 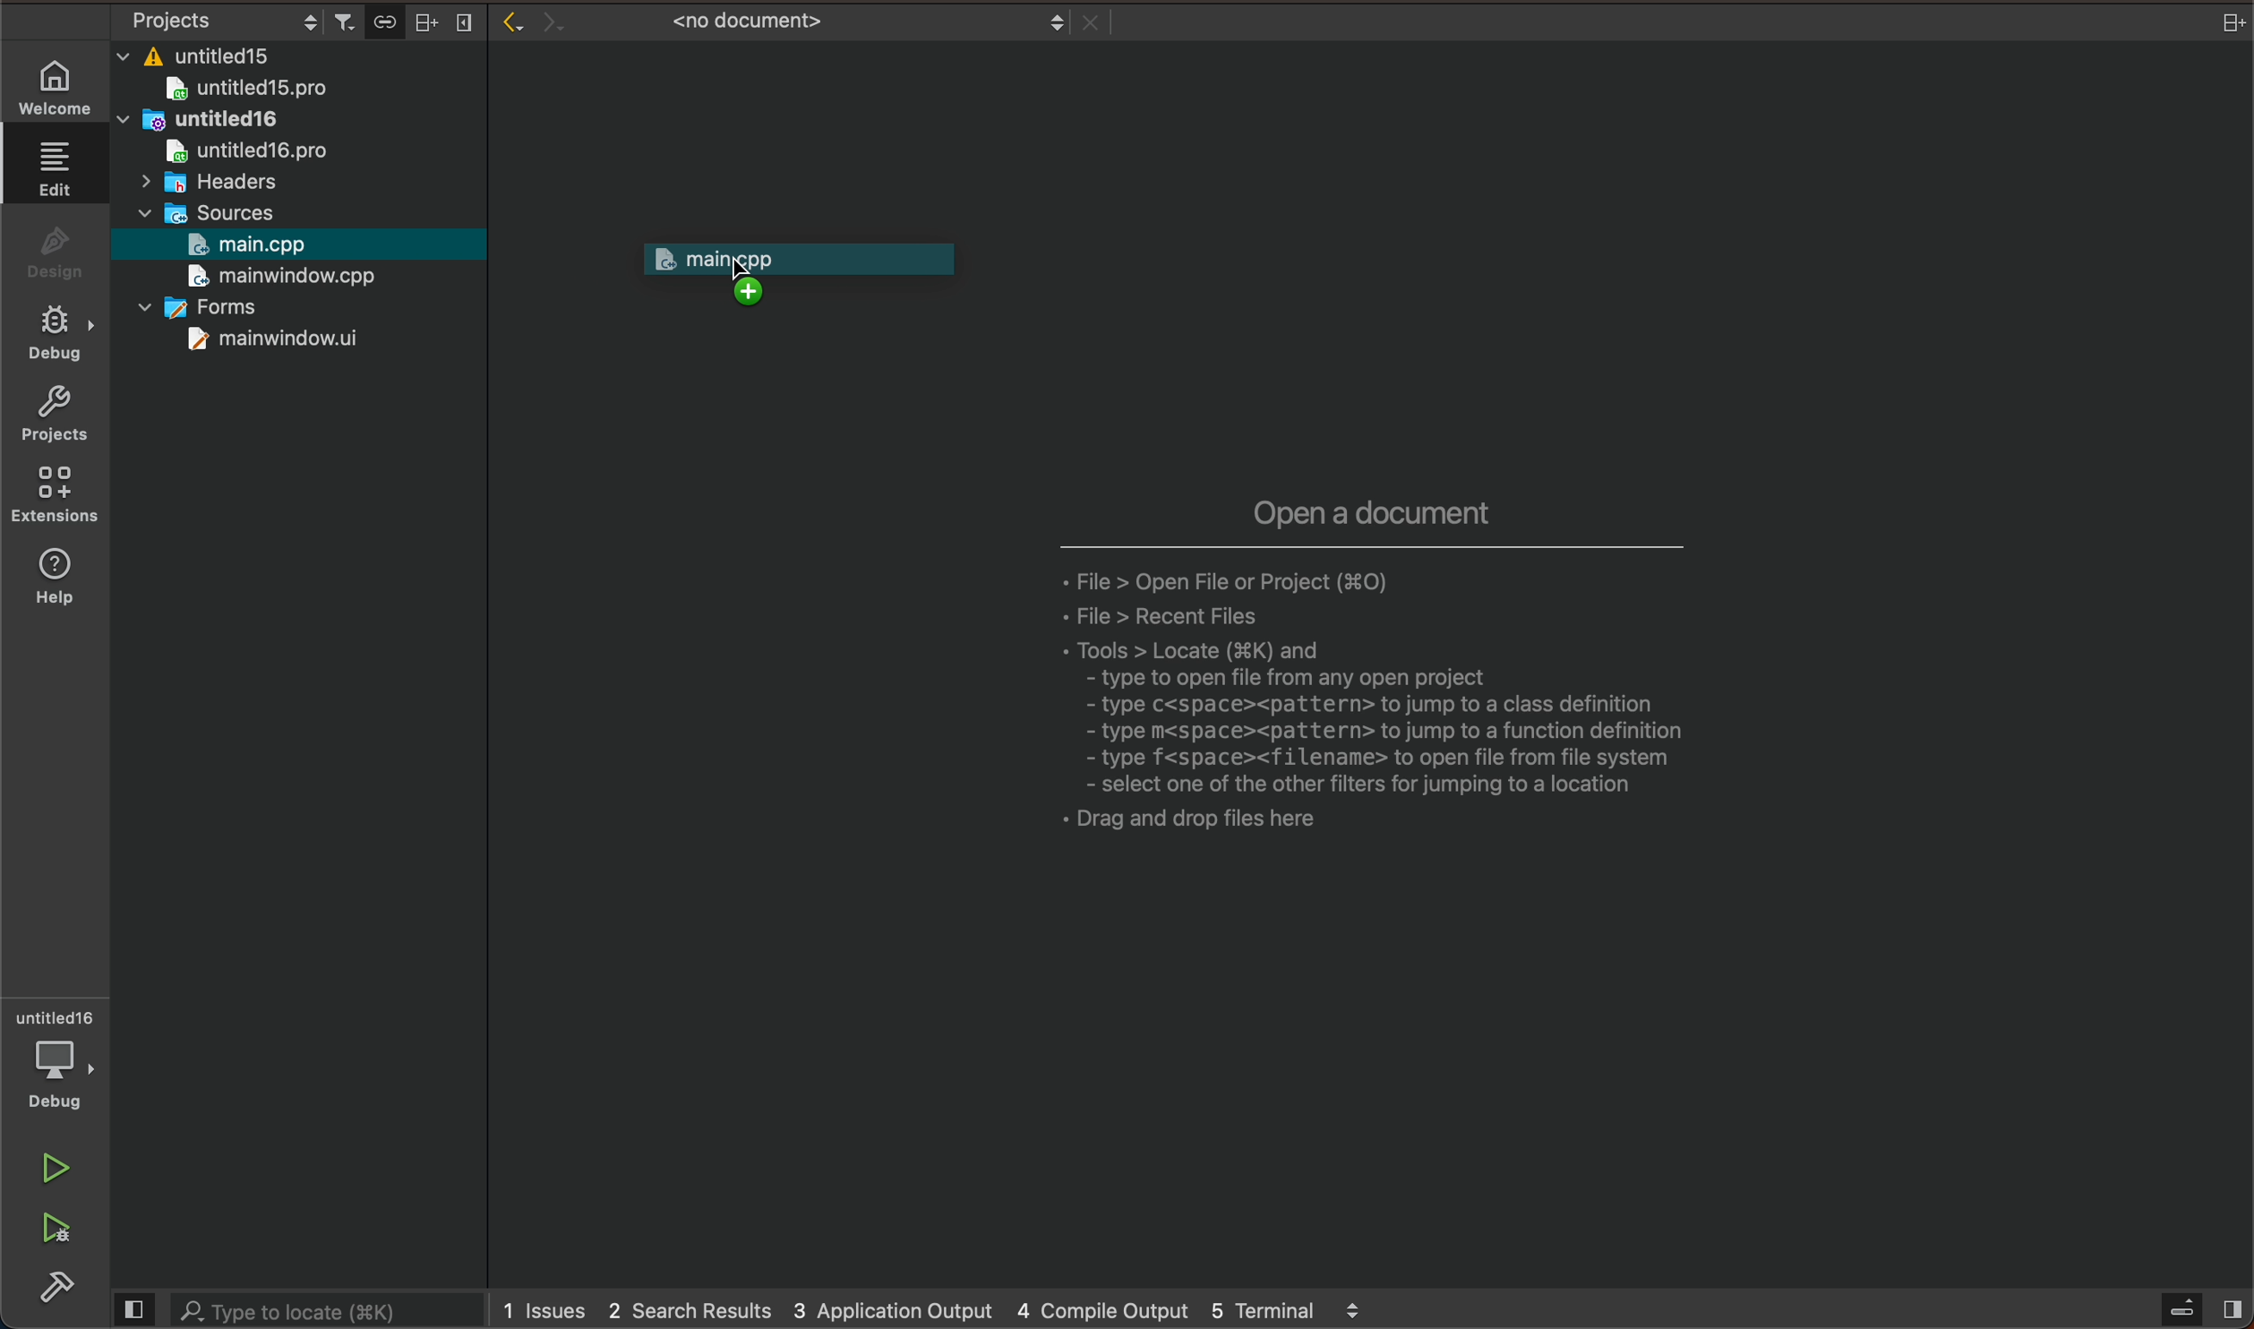 I want to click on main.cpp, so click(x=254, y=246).